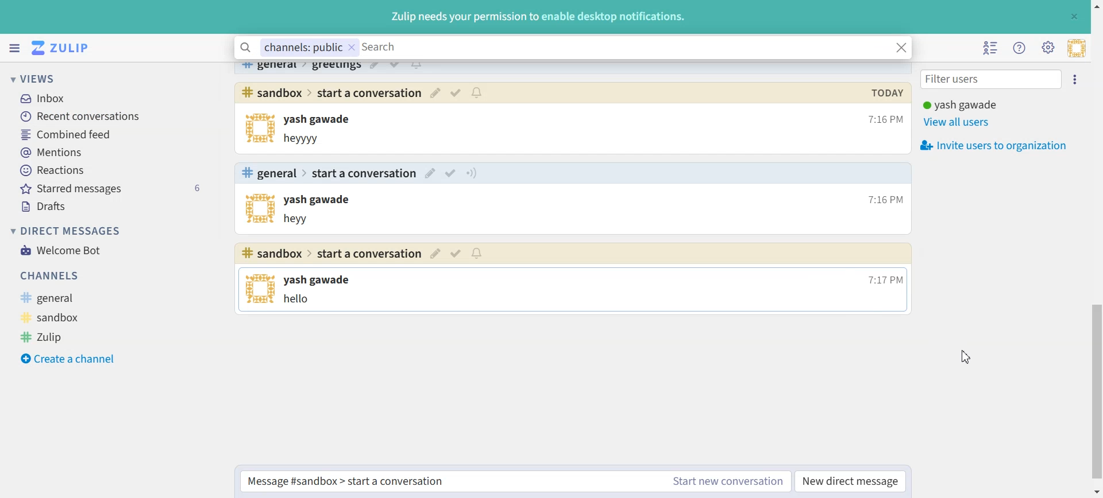 The image size is (1103, 498). I want to click on Views, so click(49, 78).